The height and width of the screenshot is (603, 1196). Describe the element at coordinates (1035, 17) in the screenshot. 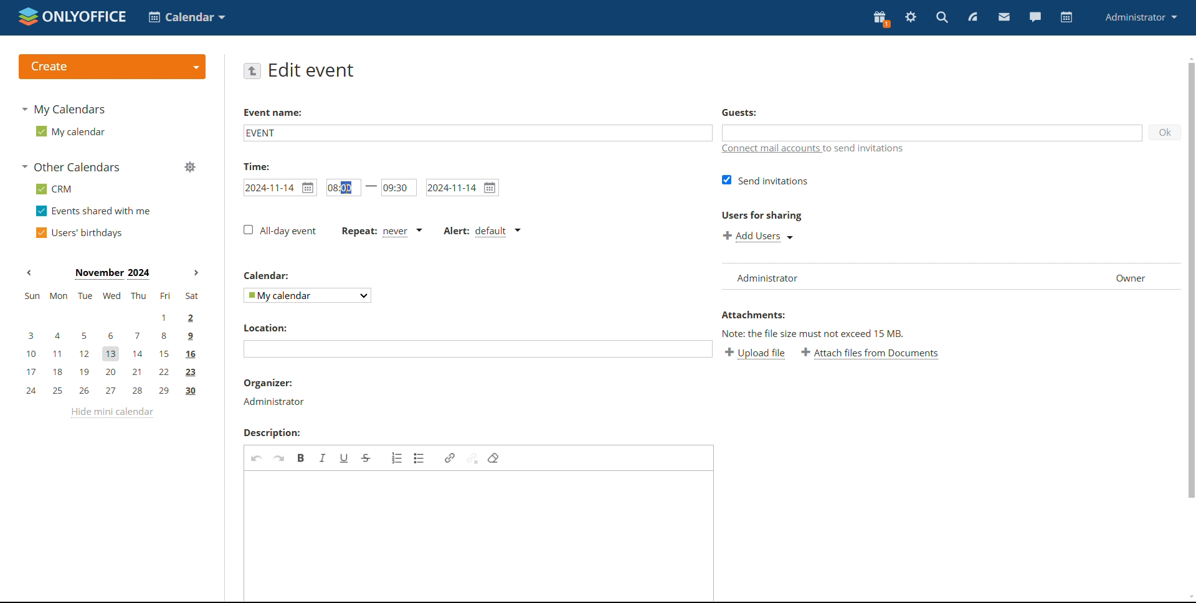

I see `chat` at that location.